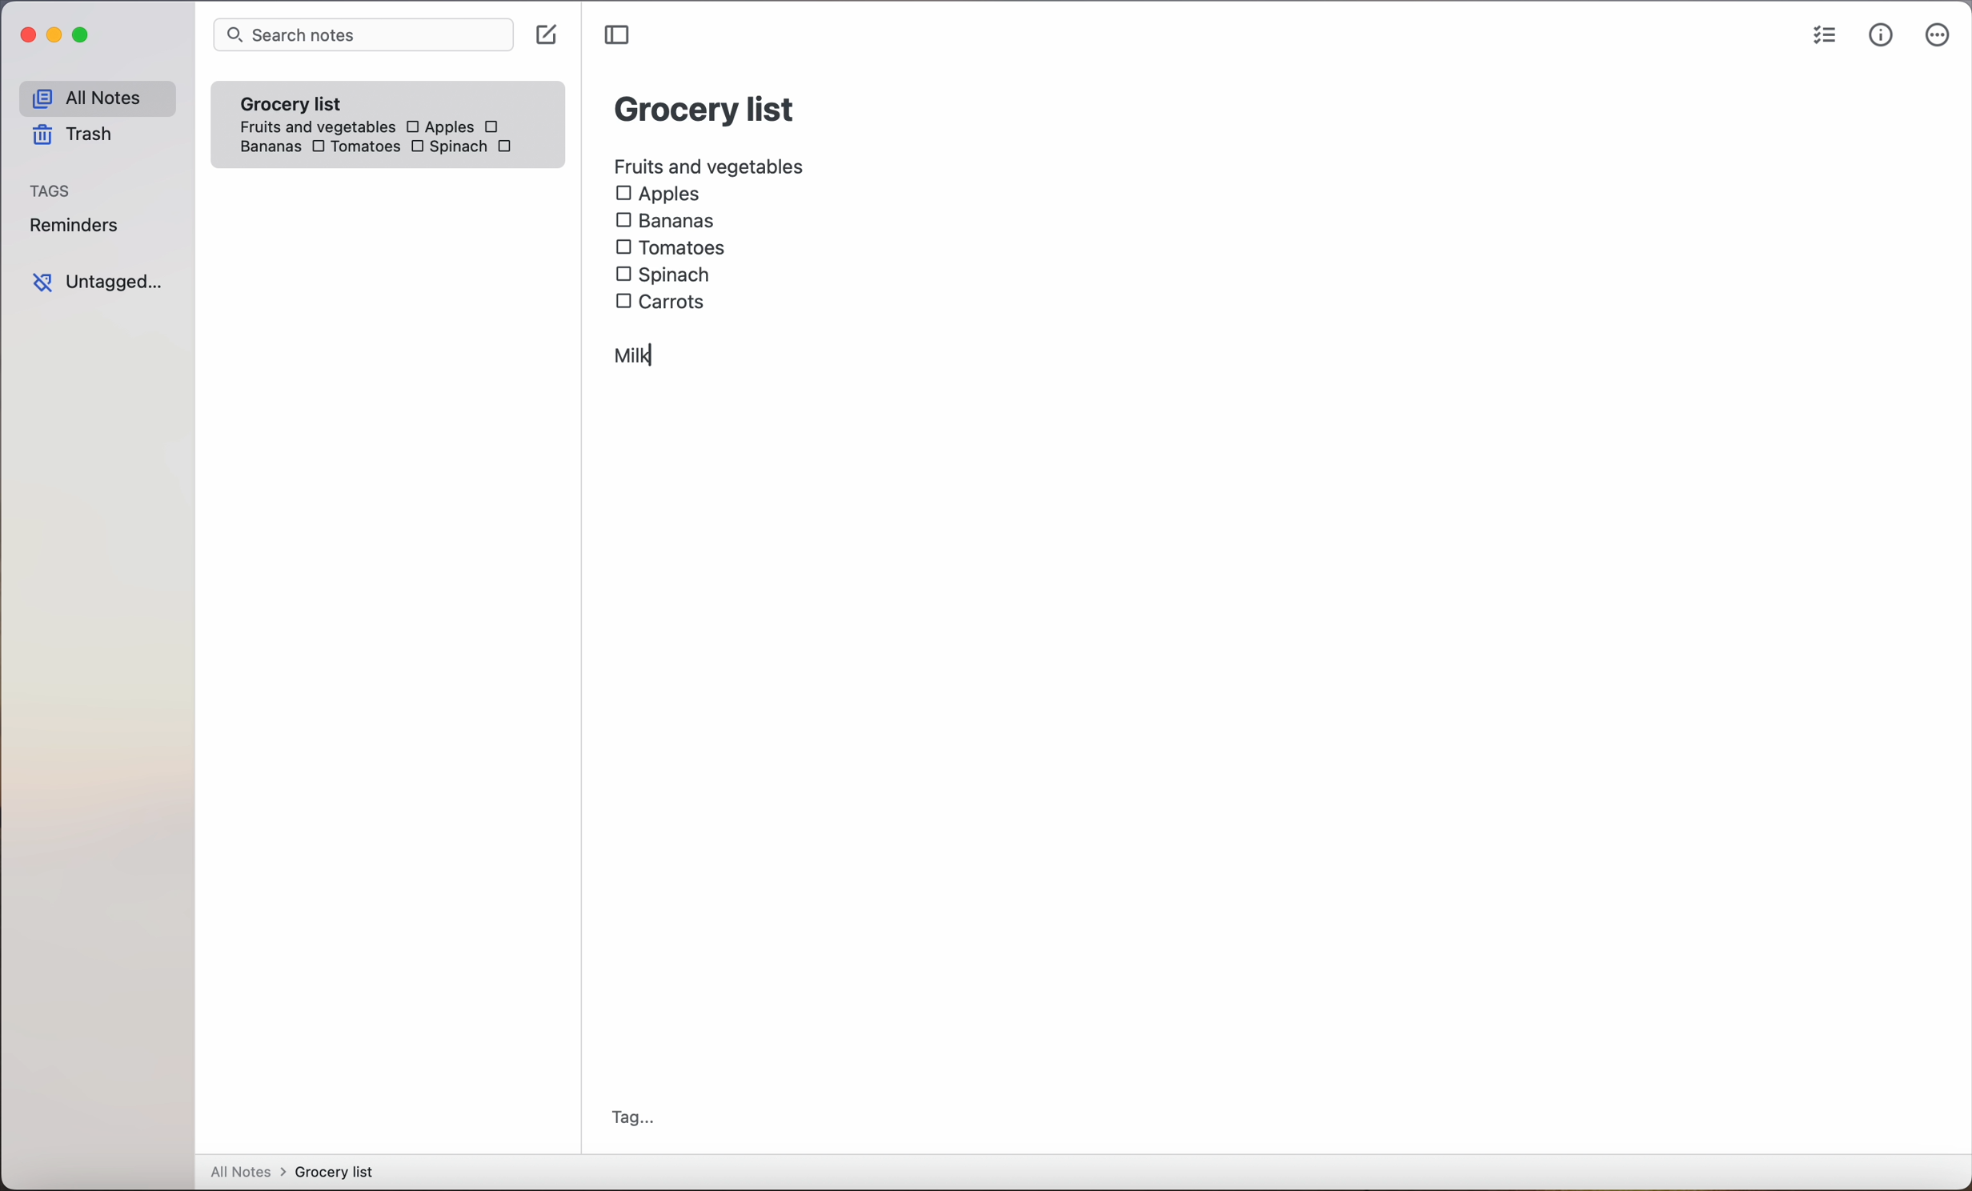  I want to click on untagged, so click(97, 283).